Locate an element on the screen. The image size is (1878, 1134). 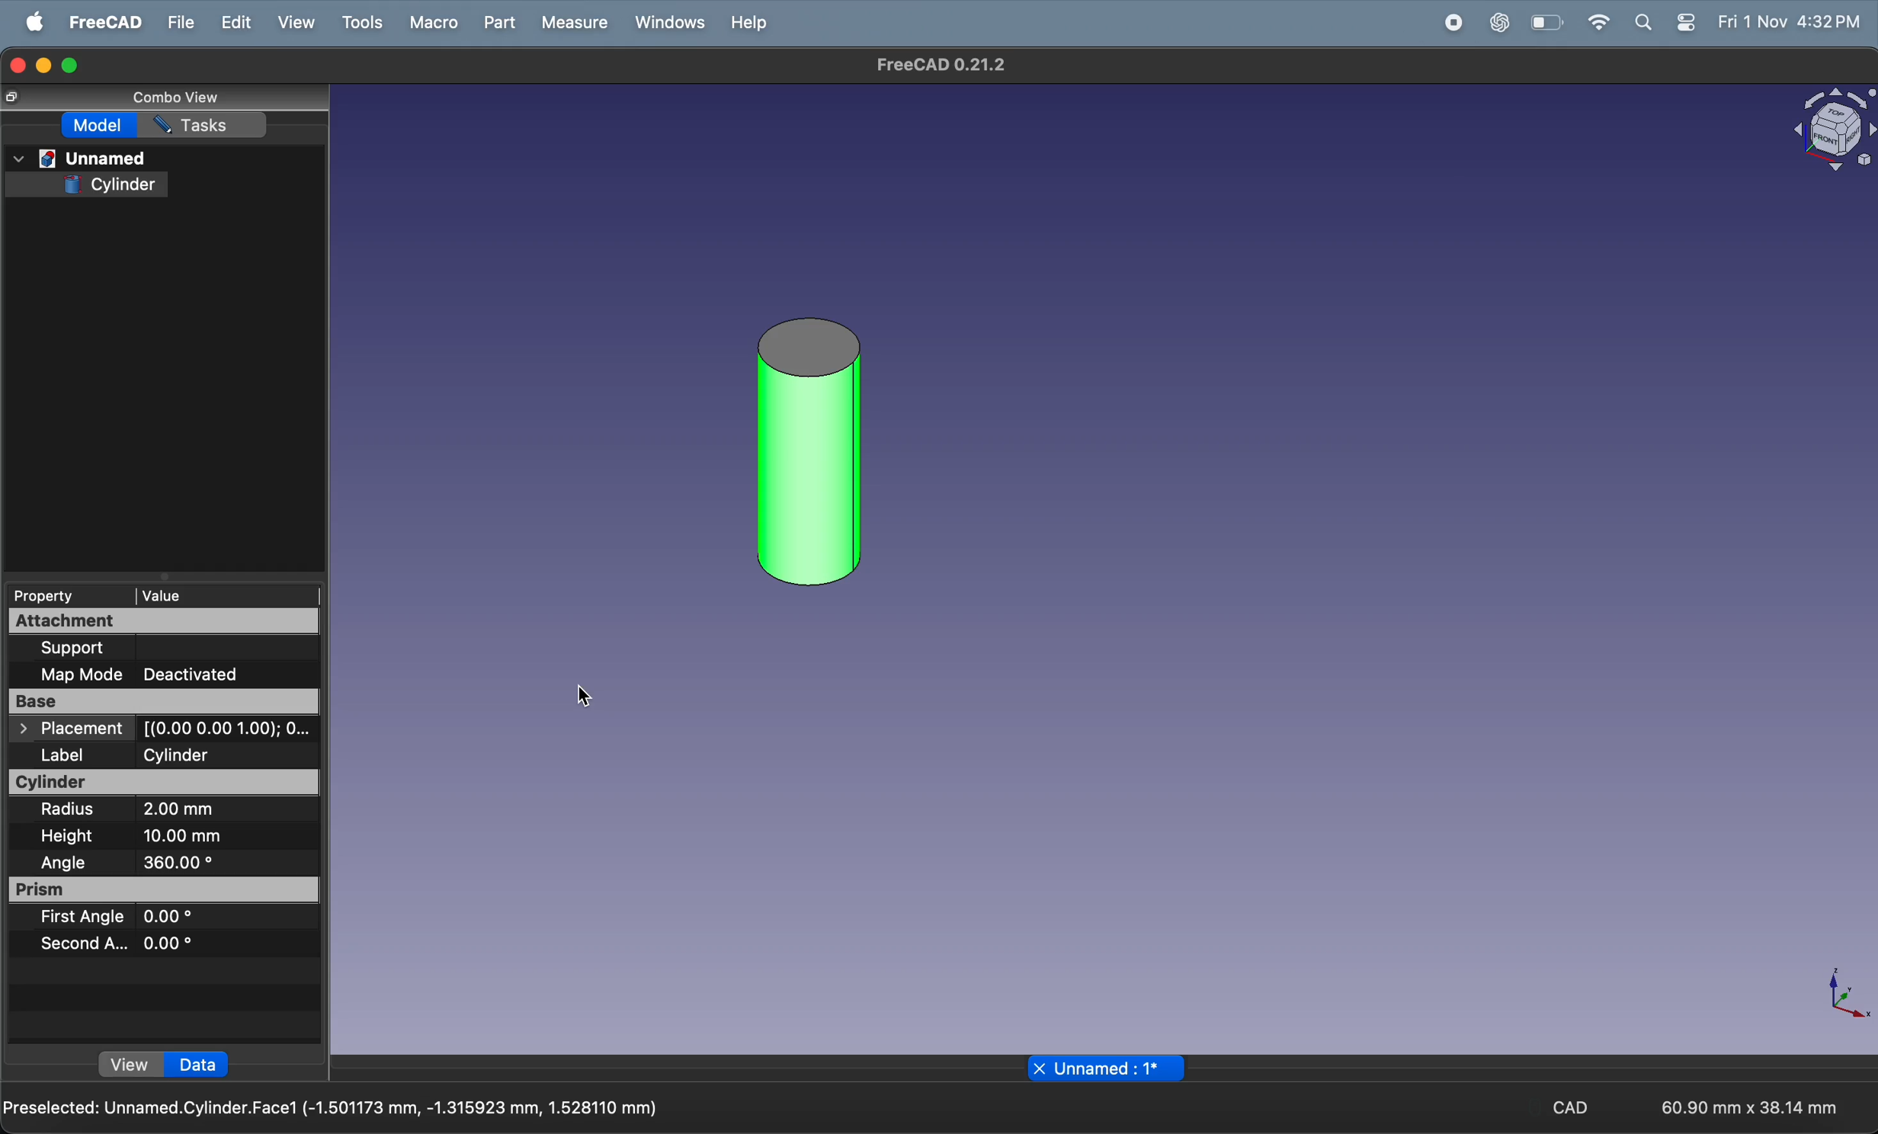
10.00 mm is located at coordinates (192, 836).